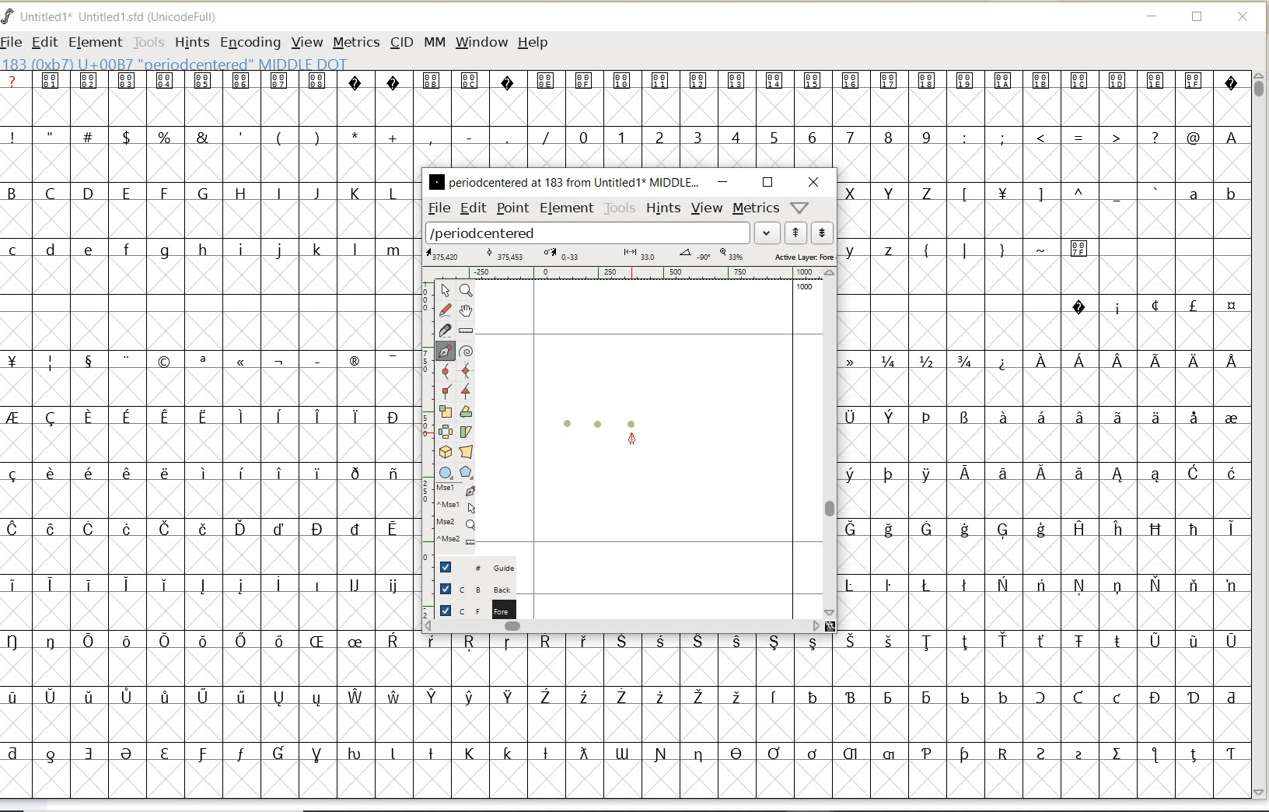 This screenshot has width=1269, height=812. Describe the element at coordinates (568, 422) in the screenshot. I see `dot` at that location.